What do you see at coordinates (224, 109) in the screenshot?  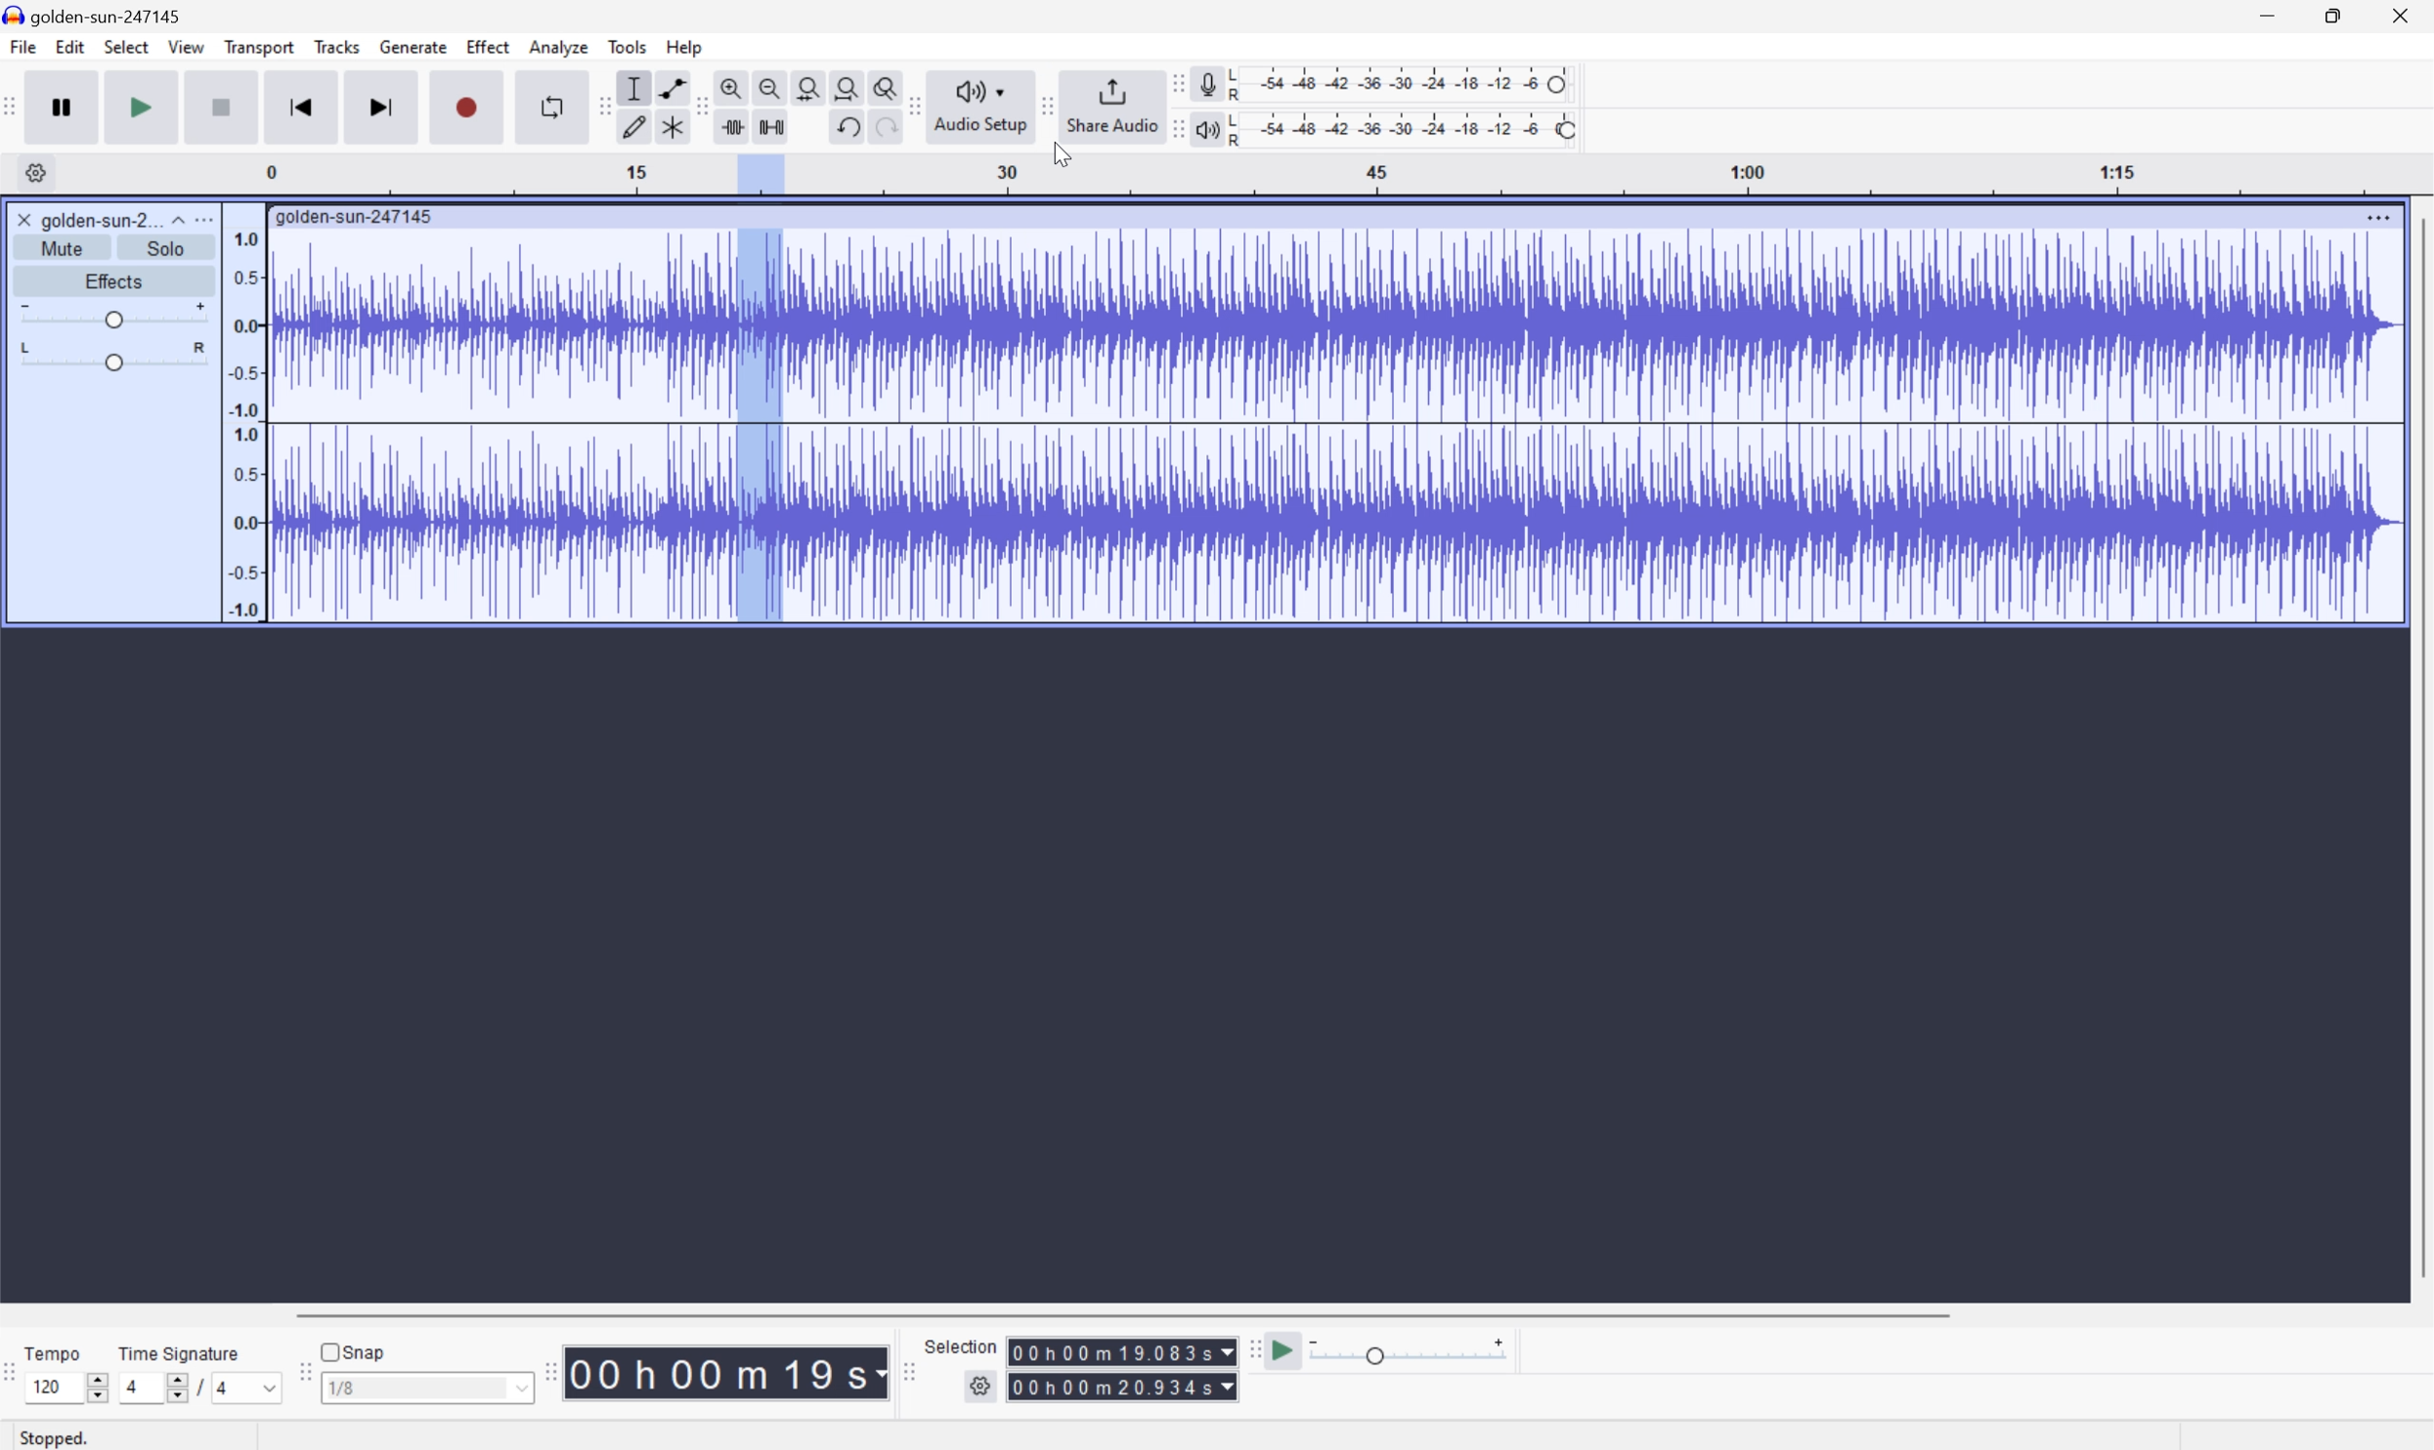 I see `Stop` at bounding box center [224, 109].